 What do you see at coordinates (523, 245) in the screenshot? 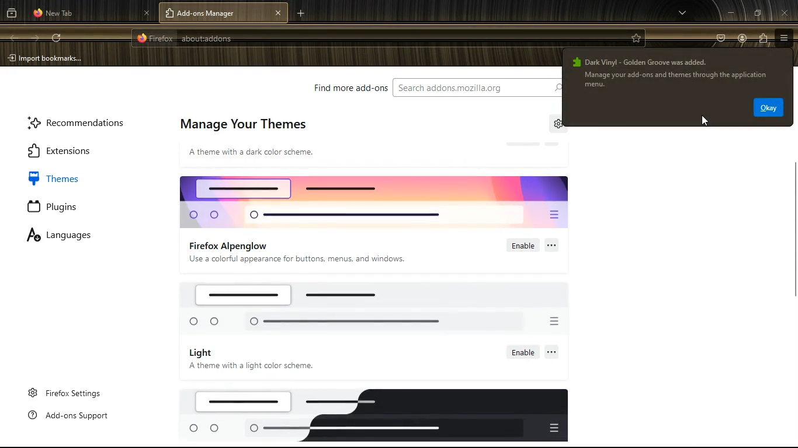
I see `enable` at bounding box center [523, 245].